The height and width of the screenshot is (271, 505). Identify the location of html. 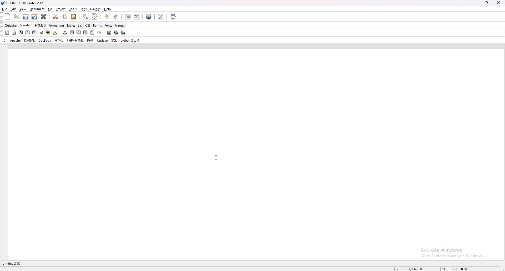
(59, 41).